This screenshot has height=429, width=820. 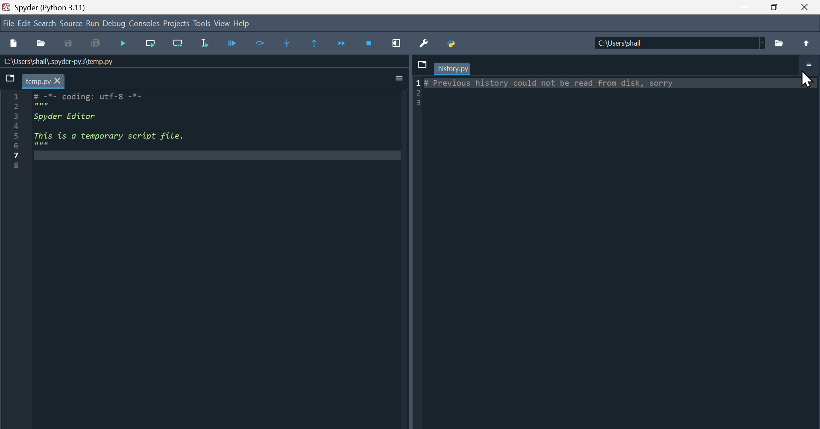 I want to click on source, so click(x=71, y=23).